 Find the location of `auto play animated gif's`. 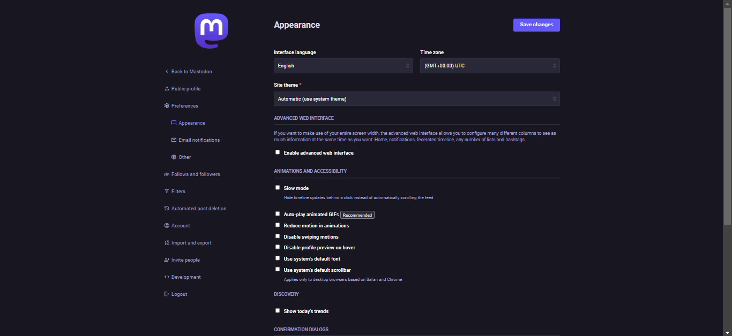

auto play animated gif's is located at coordinates (331, 215).